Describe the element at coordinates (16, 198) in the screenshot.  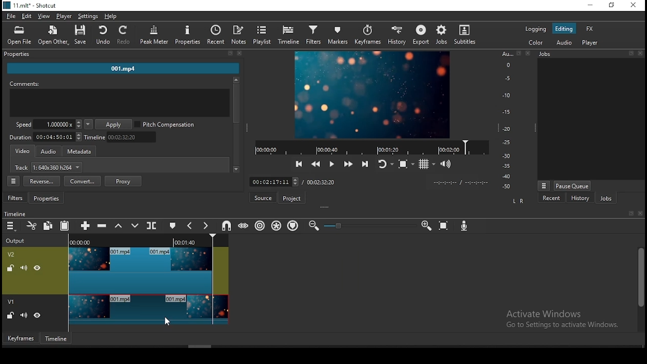
I see `filters` at that location.